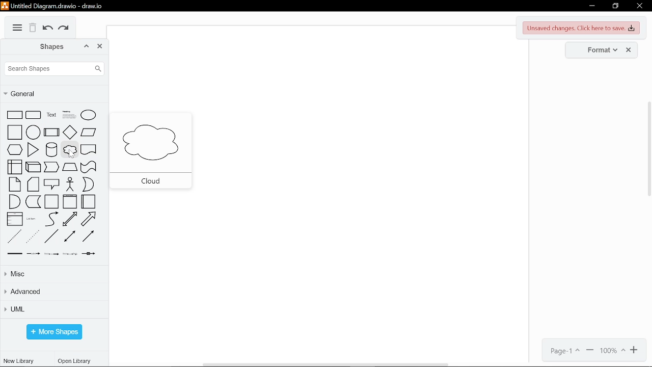 The height and width of the screenshot is (367, 652). I want to click on close, so click(629, 49).